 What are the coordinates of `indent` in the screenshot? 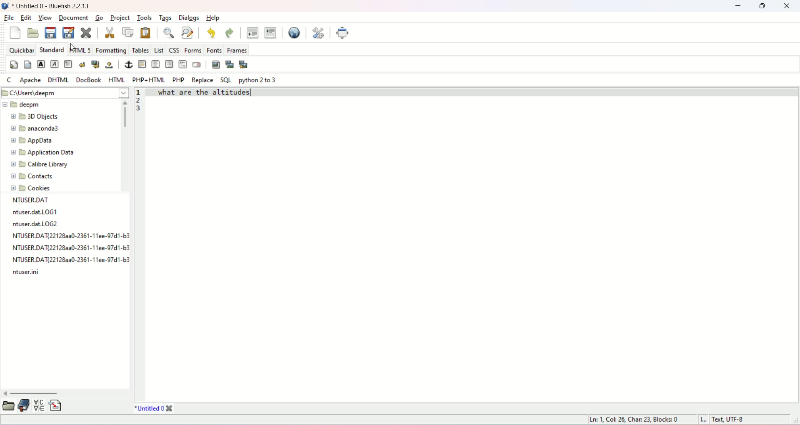 It's located at (270, 32).